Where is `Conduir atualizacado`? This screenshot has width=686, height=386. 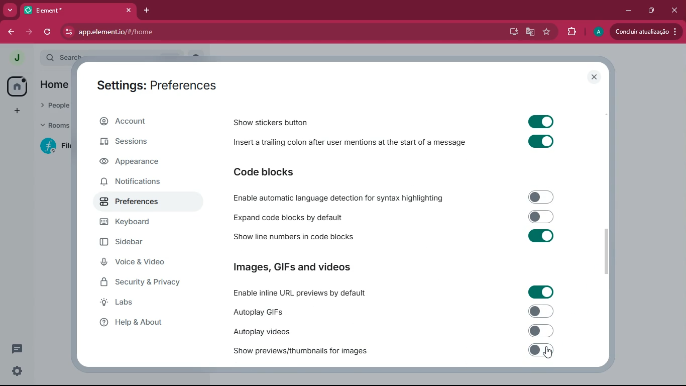
Conduir atualizacado is located at coordinates (645, 32).